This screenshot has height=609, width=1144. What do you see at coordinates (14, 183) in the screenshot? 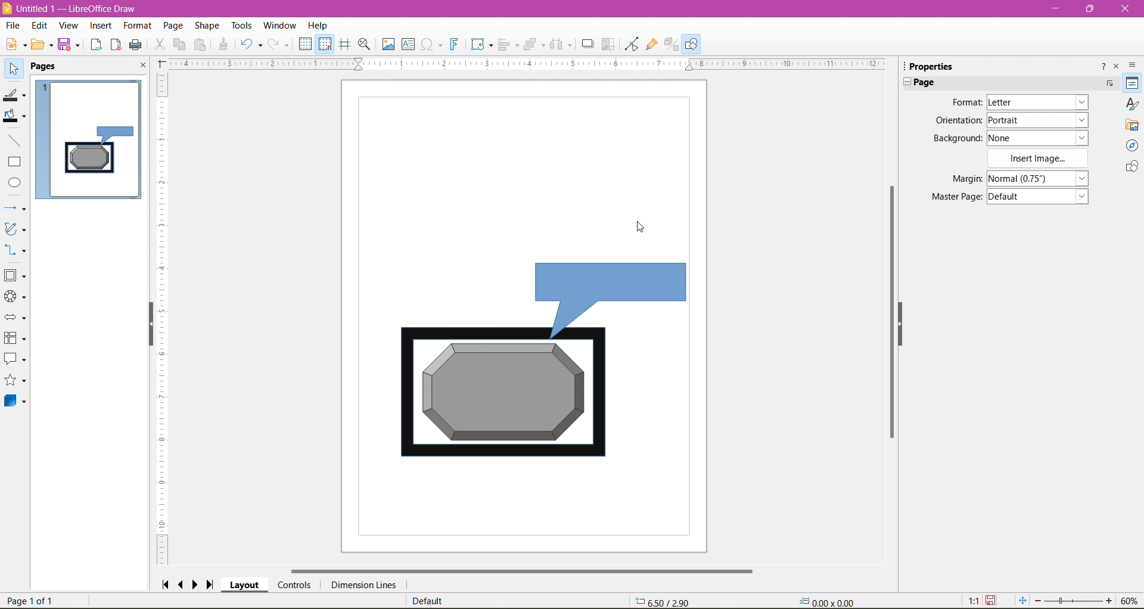
I see `Elipse` at bounding box center [14, 183].